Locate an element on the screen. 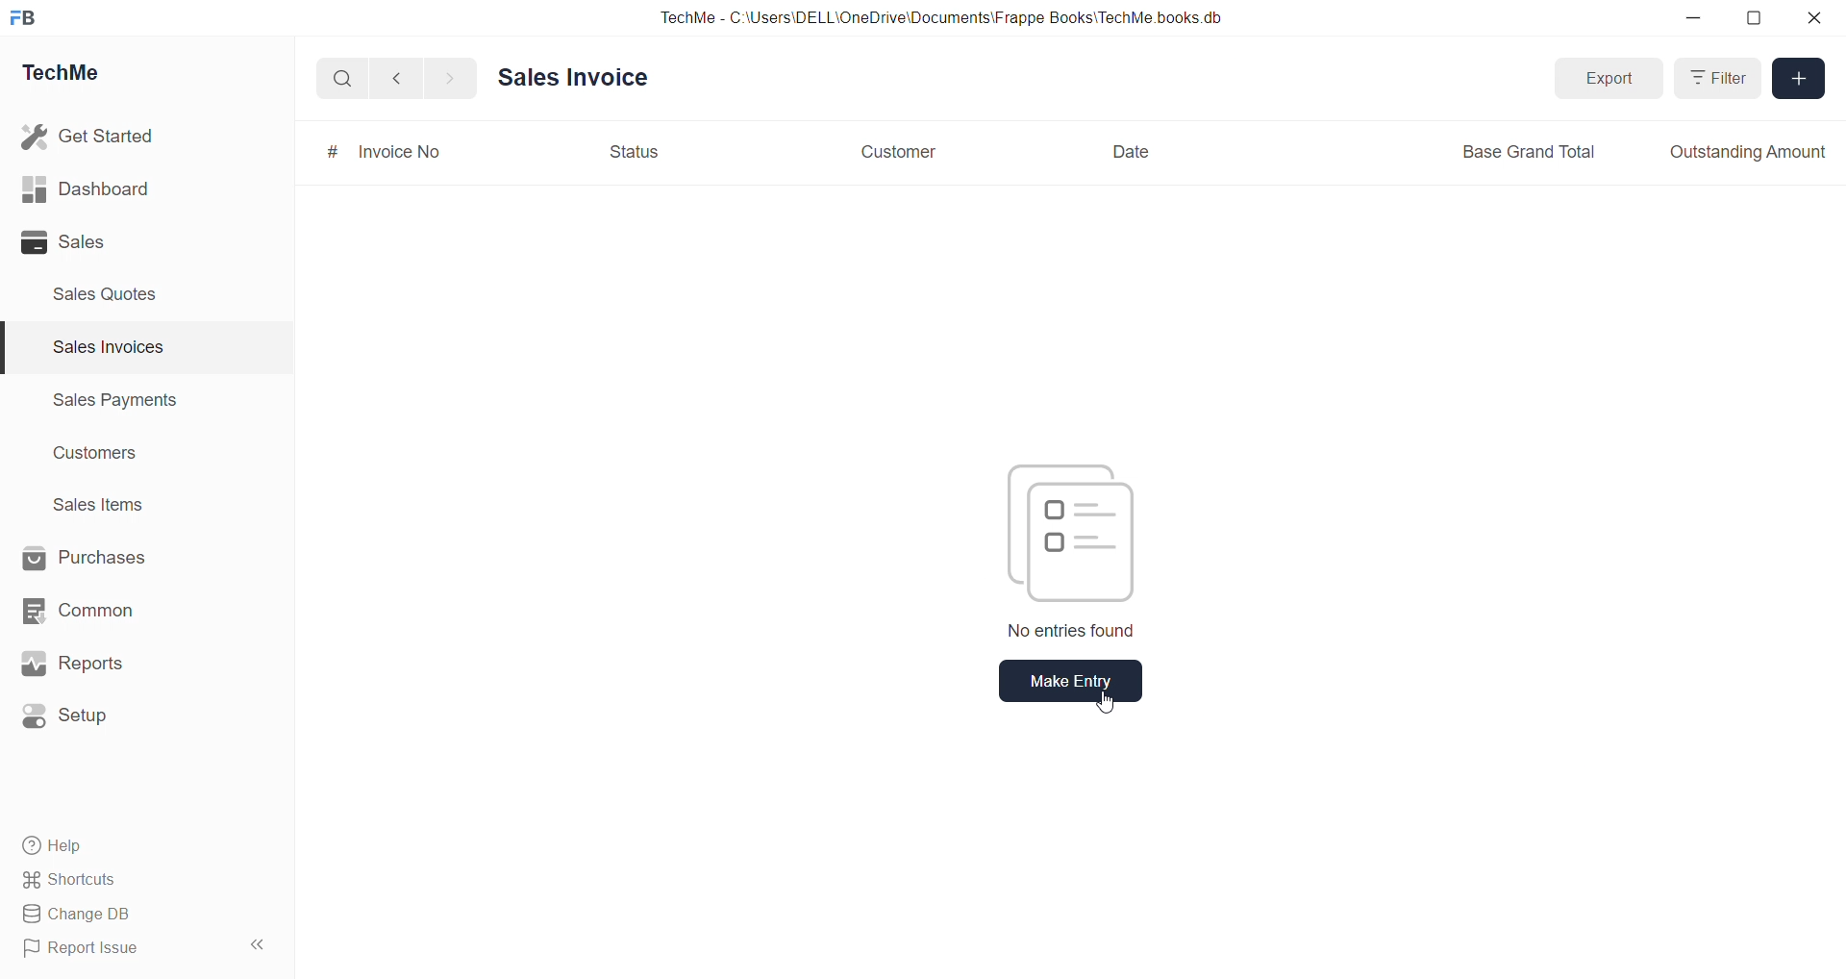 The height and width of the screenshot is (979, 1846). Sales items is located at coordinates (100, 504).